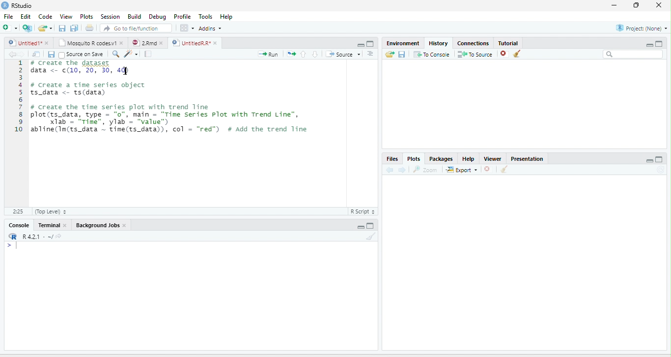  What do you see at coordinates (215, 43) in the screenshot?
I see `close` at bounding box center [215, 43].